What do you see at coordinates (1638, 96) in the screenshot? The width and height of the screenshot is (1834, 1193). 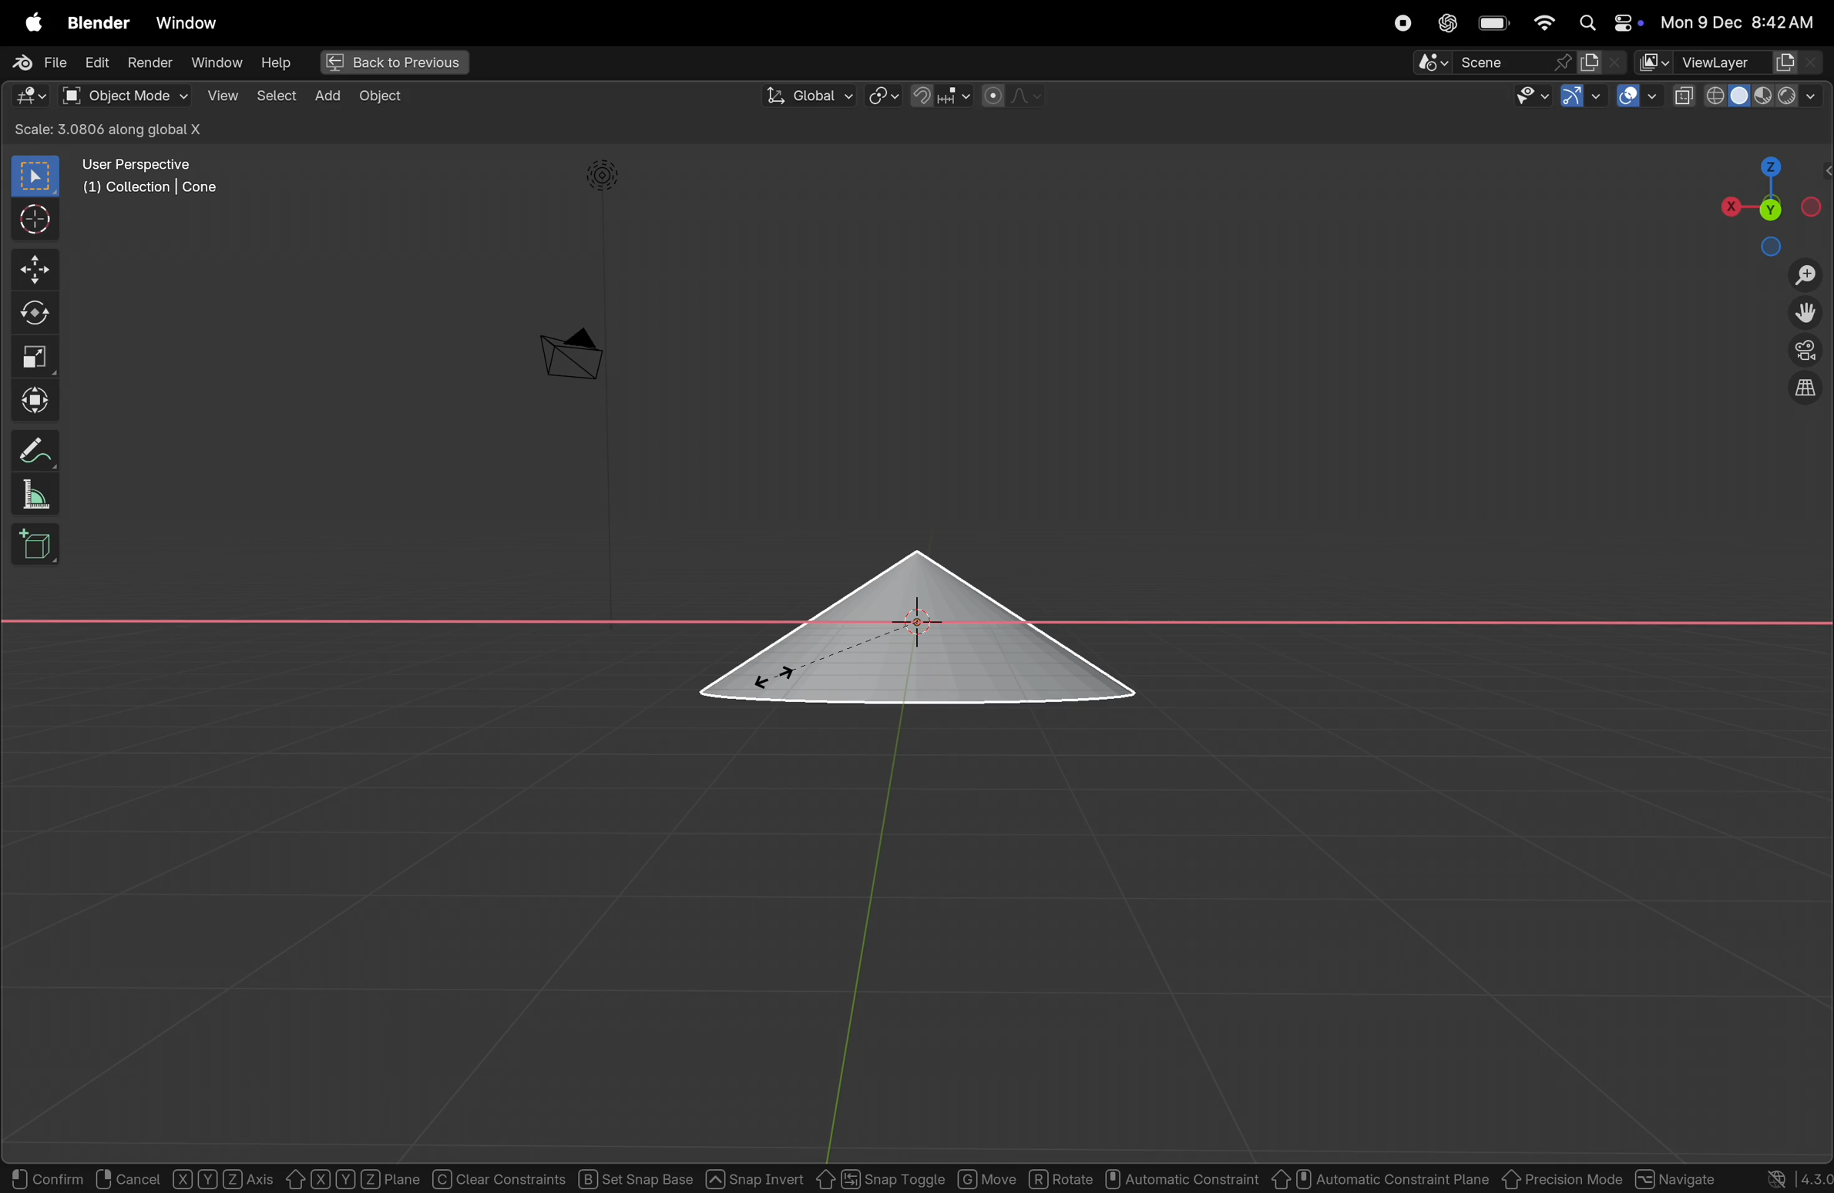 I see `show overlays` at bounding box center [1638, 96].